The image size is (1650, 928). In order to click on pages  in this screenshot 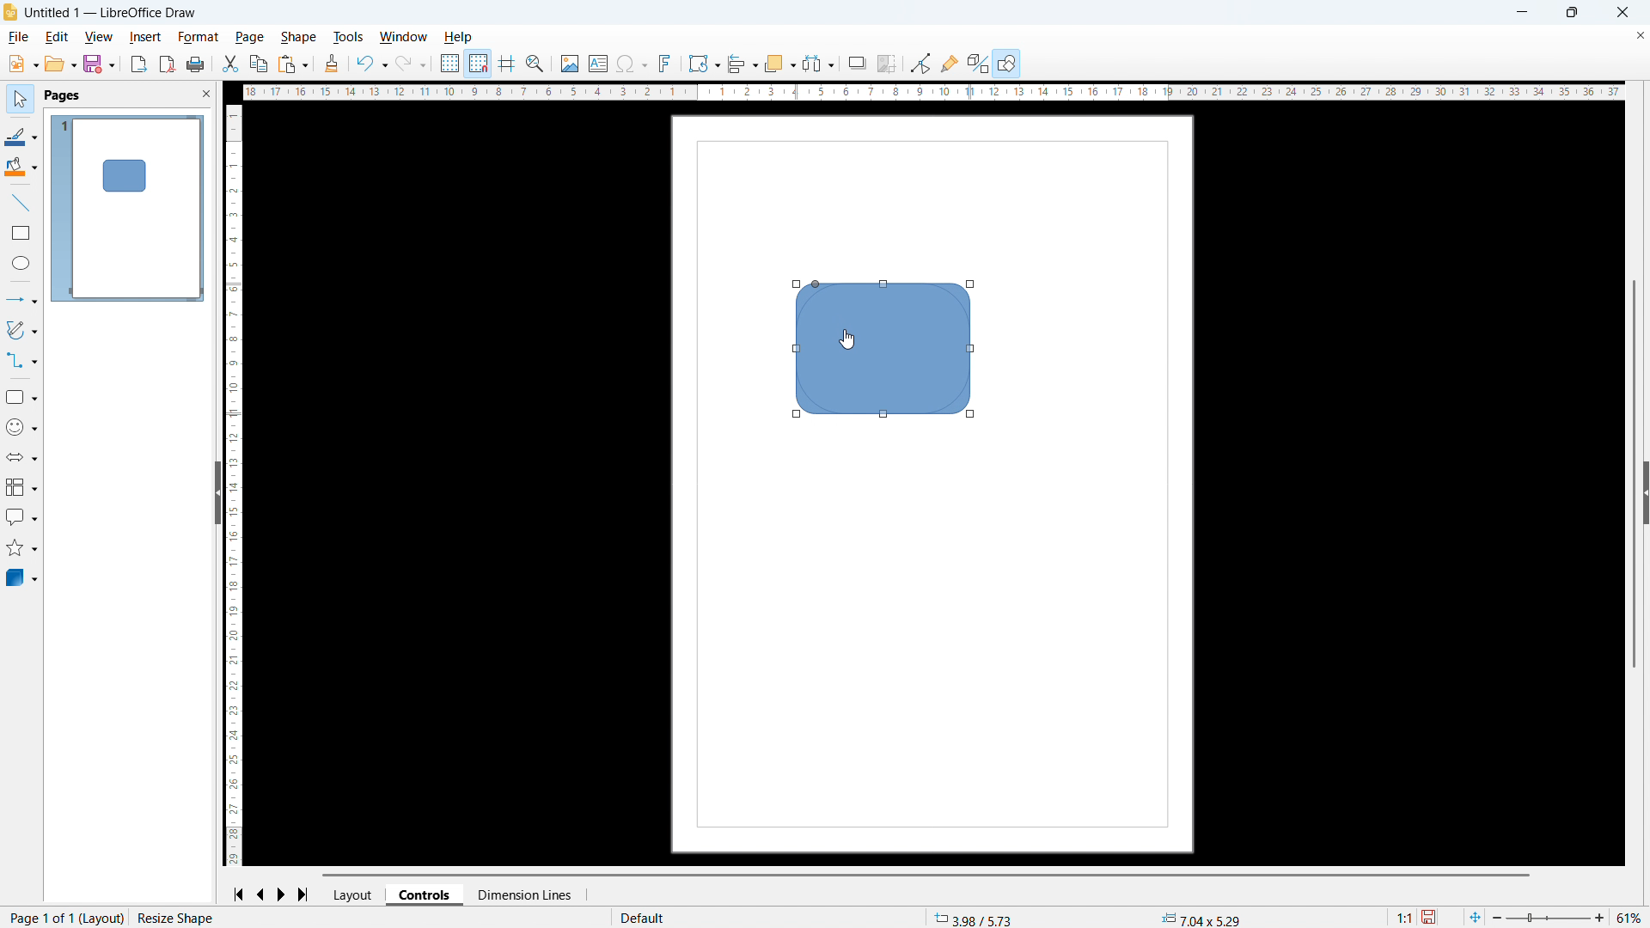, I will do `click(61, 96)`.